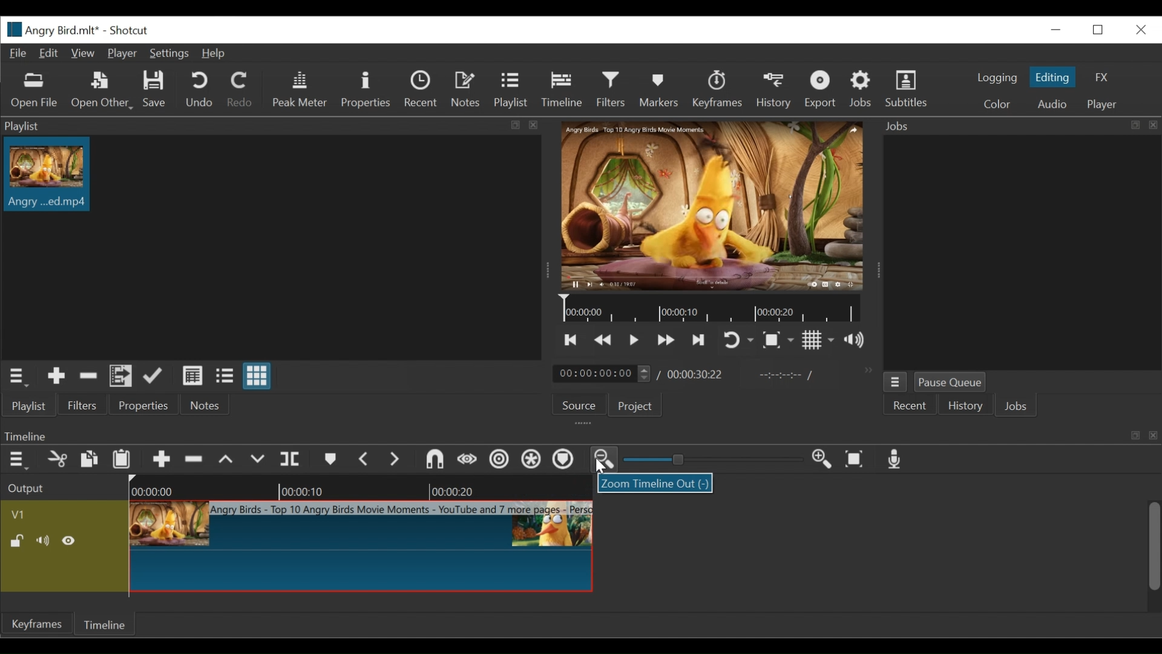 The width and height of the screenshot is (1162, 654). I want to click on Video track Name, so click(50, 514).